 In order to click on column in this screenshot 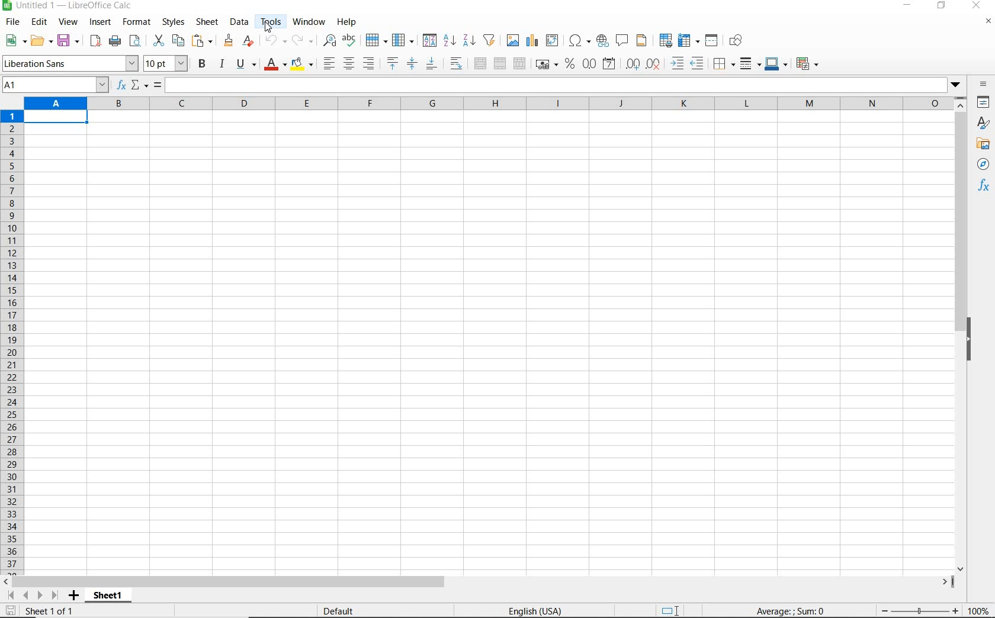, I will do `click(402, 41)`.